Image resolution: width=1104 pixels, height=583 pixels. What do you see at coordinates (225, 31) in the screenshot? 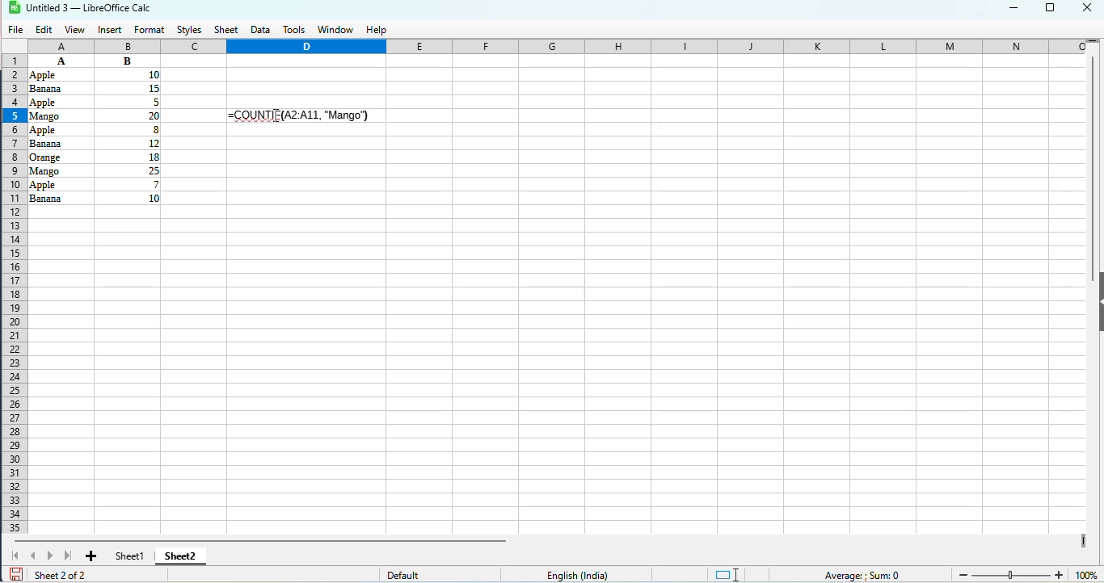
I see `sheet` at bounding box center [225, 31].